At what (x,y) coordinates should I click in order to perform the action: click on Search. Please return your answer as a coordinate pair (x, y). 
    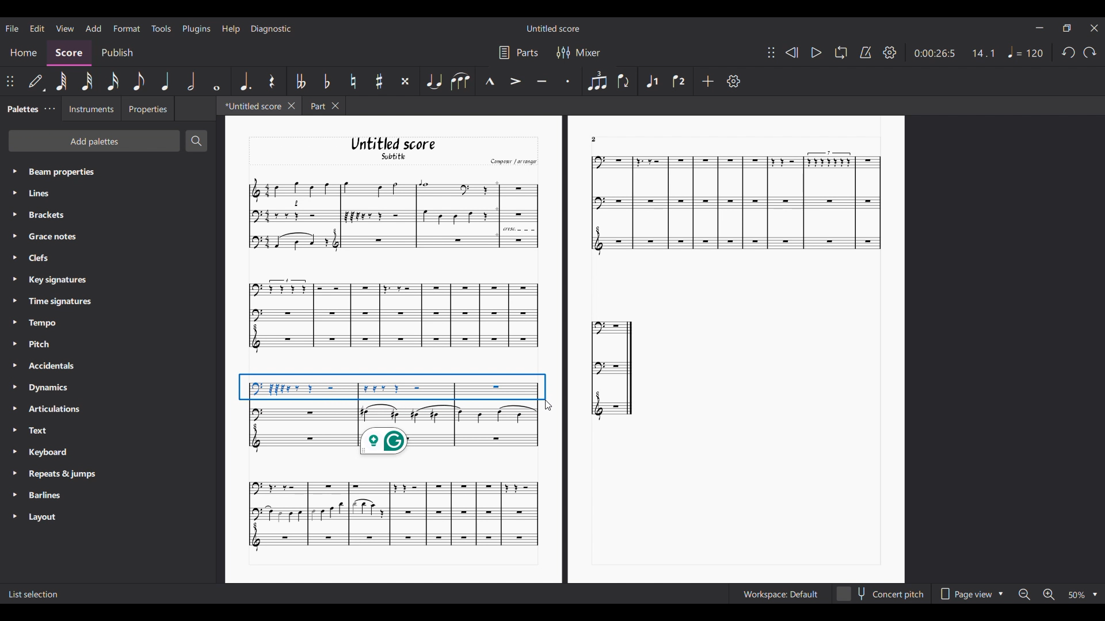
    Looking at the image, I should click on (196, 141).